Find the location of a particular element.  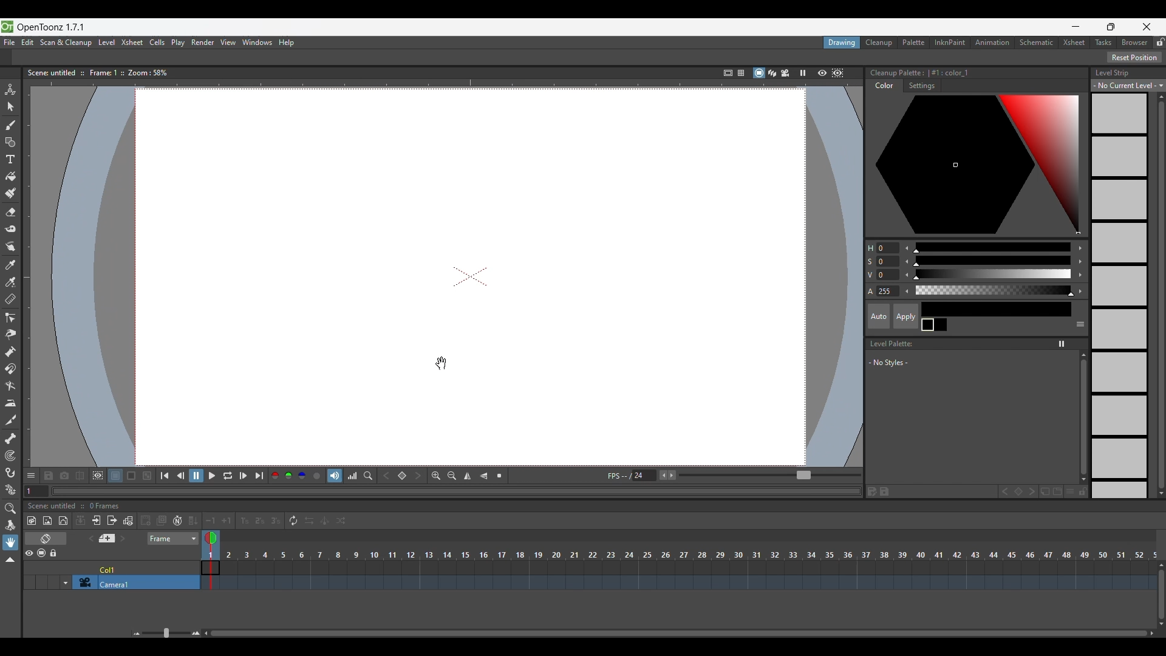

Auto input cell number is located at coordinates (177, 521).